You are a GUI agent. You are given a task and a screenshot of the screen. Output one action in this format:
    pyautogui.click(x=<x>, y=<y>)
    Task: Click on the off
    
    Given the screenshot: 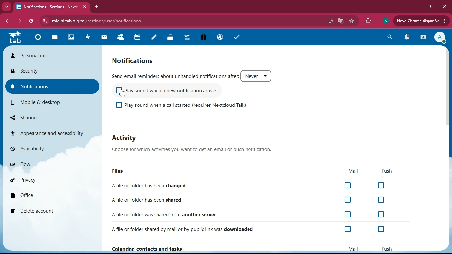 What is the action you would take?
    pyautogui.click(x=349, y=200)
    